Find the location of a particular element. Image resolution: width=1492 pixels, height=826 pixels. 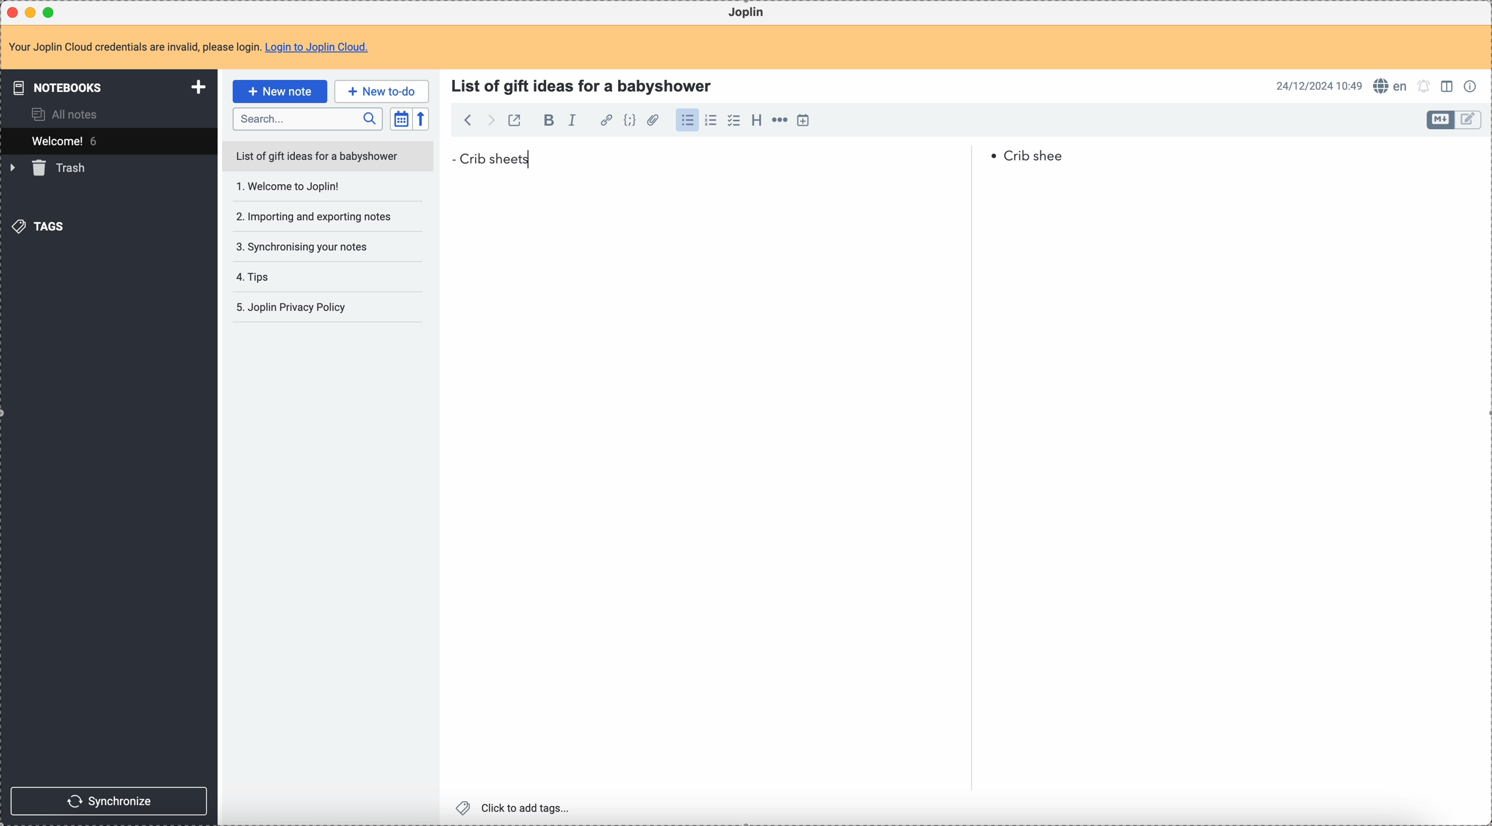

tags is located at coordinates (38, 227).